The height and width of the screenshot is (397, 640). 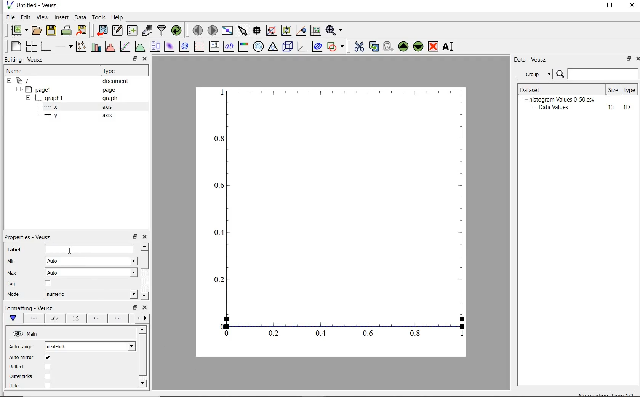 I want to click on hide, so click(x=18, y=89).